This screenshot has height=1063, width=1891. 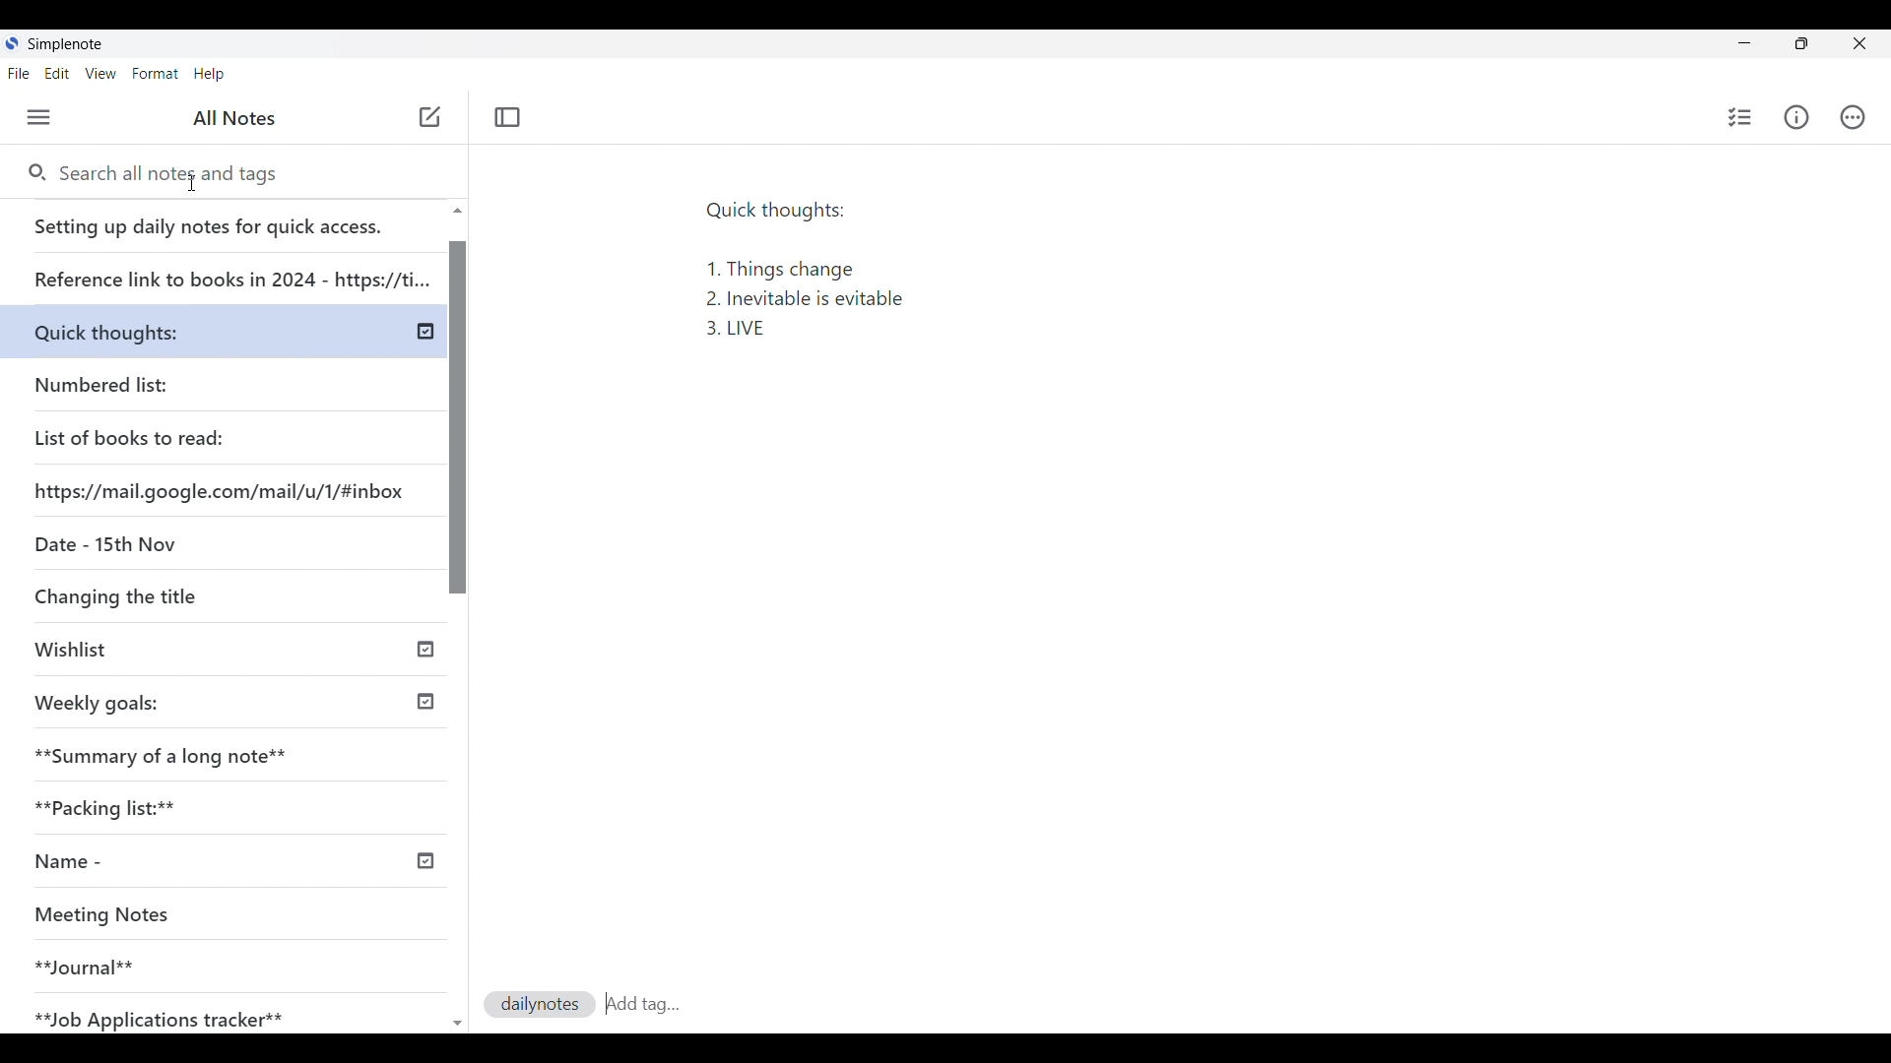 I want to click on File menu, so click(x=19, y=74).